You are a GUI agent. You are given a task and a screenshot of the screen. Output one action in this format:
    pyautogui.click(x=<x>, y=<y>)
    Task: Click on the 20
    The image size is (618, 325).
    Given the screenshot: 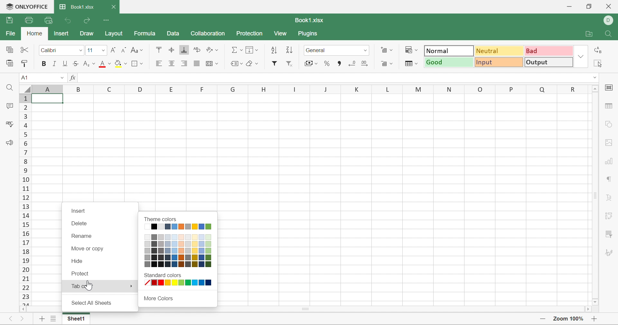 What is the action you would take?
    pyautogui.click(x=25, y=269)
    